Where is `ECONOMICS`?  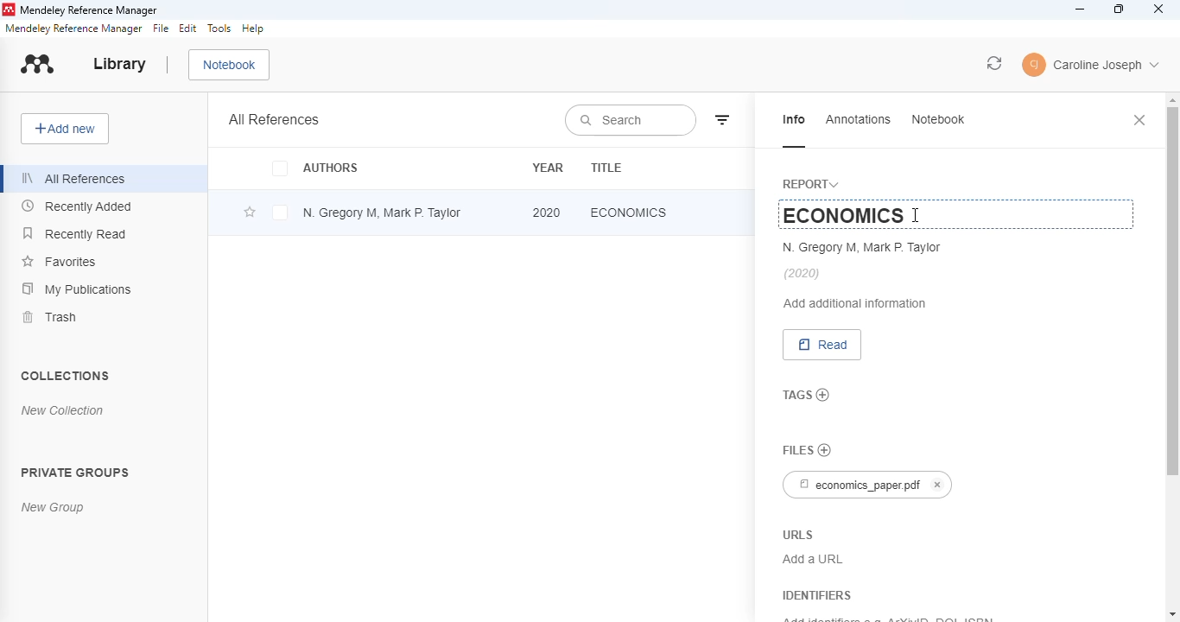
ECONOMICS is located at coordinates (844, 214).